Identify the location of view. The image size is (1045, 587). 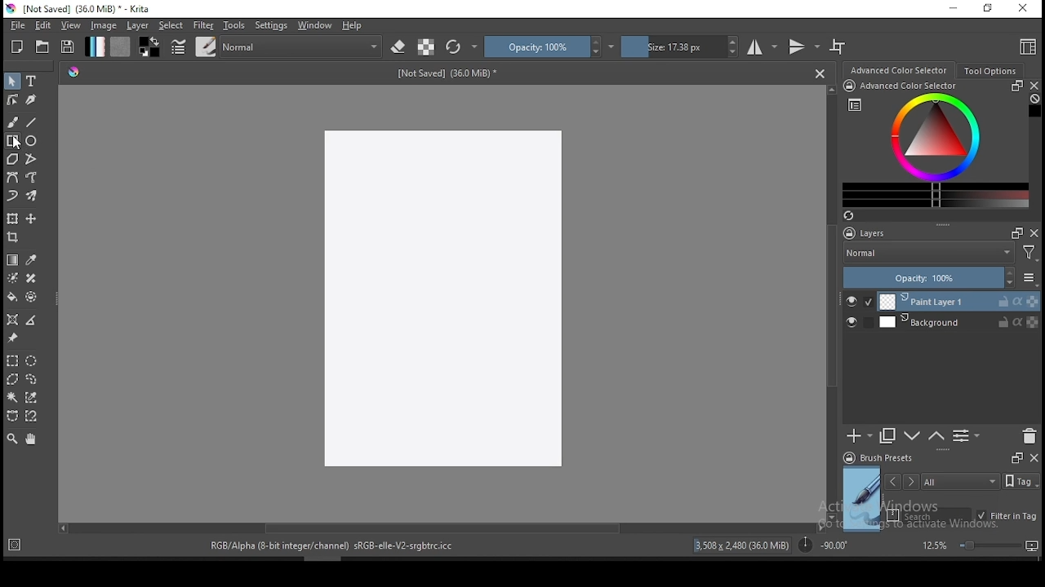
(70, 25).